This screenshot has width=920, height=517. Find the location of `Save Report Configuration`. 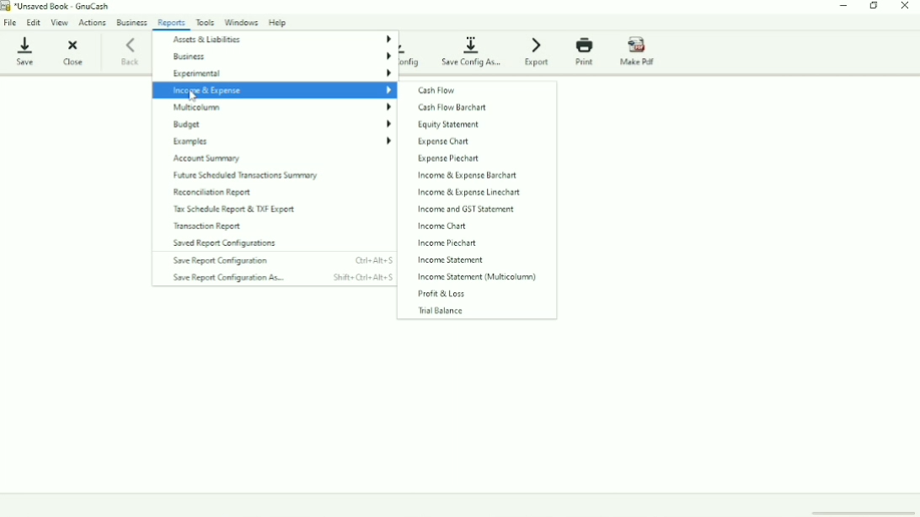

Save Report Configuration is located at coordinates (282, 260).